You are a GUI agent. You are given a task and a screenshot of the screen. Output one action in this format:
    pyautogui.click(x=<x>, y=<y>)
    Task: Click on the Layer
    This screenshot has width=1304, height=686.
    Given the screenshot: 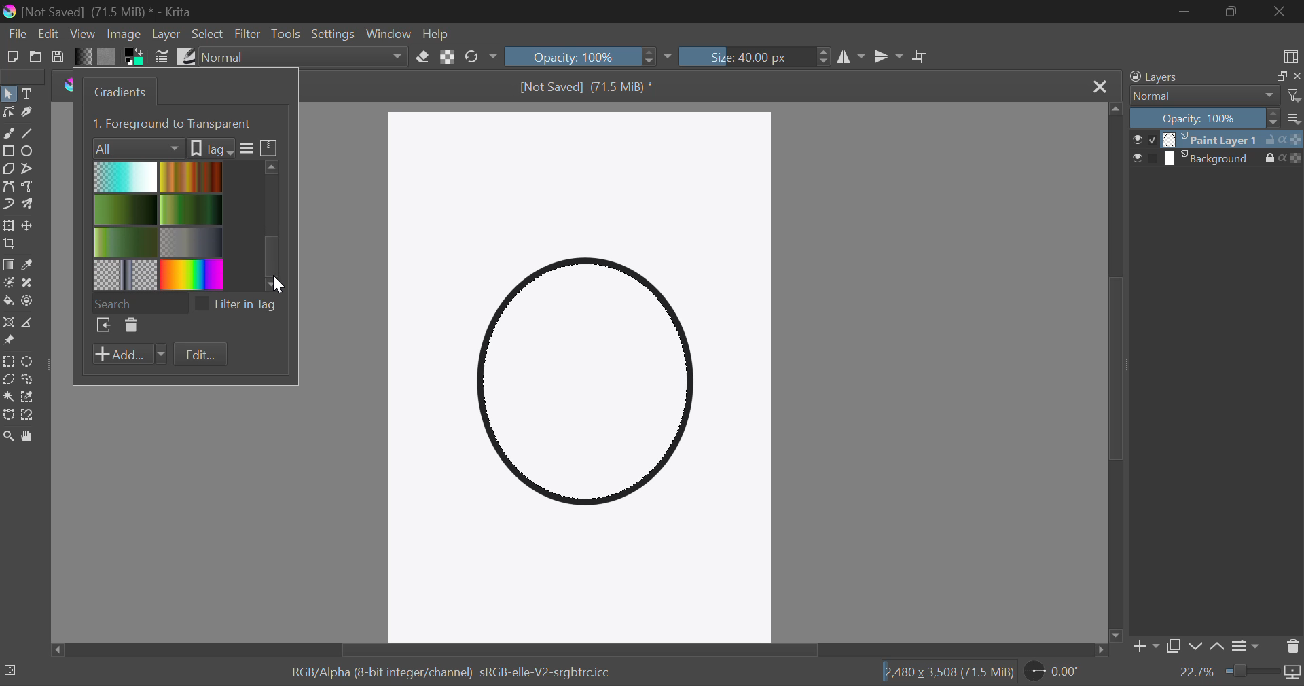 What is the action you would take?
    pyautogui.click(x=166, y=35)
    